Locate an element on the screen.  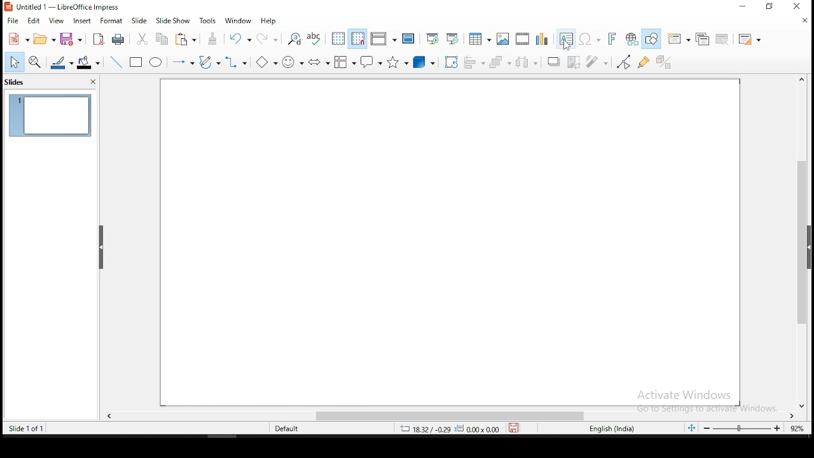
shadow is located at coordinates (554, 61).